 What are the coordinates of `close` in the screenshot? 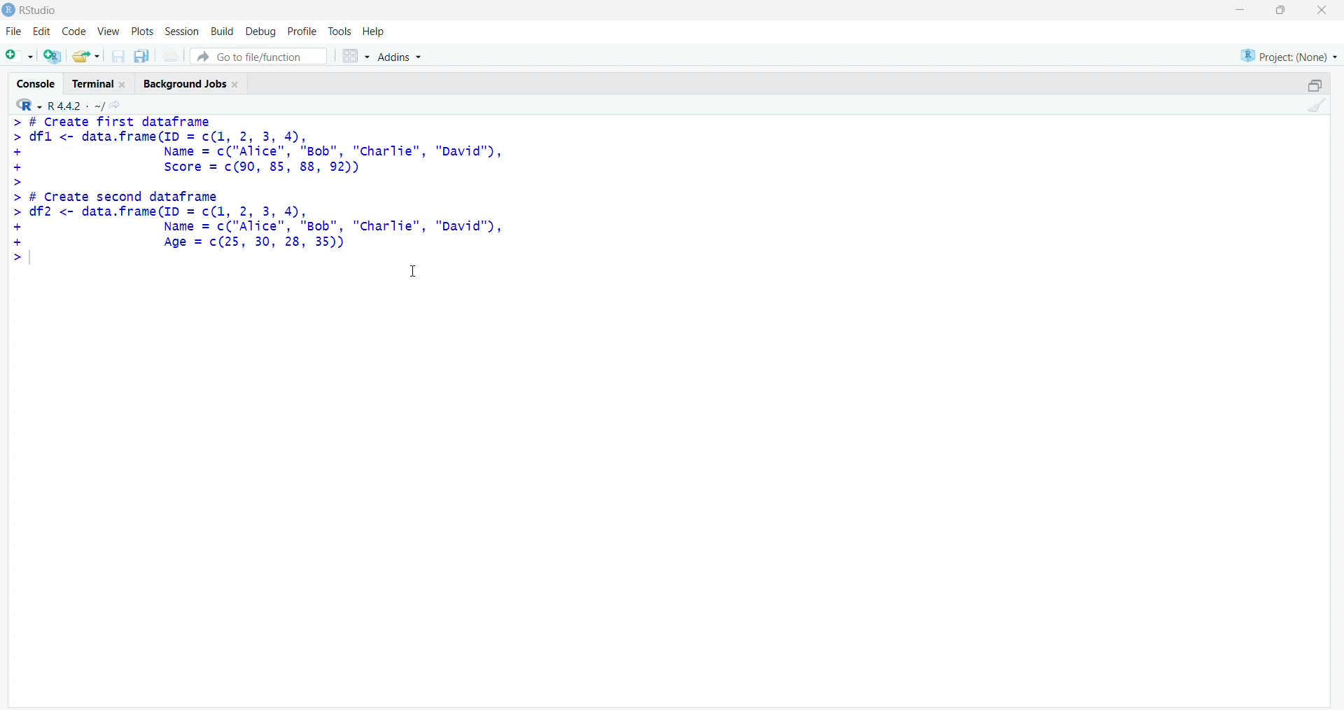 It's located at (1322, 10).